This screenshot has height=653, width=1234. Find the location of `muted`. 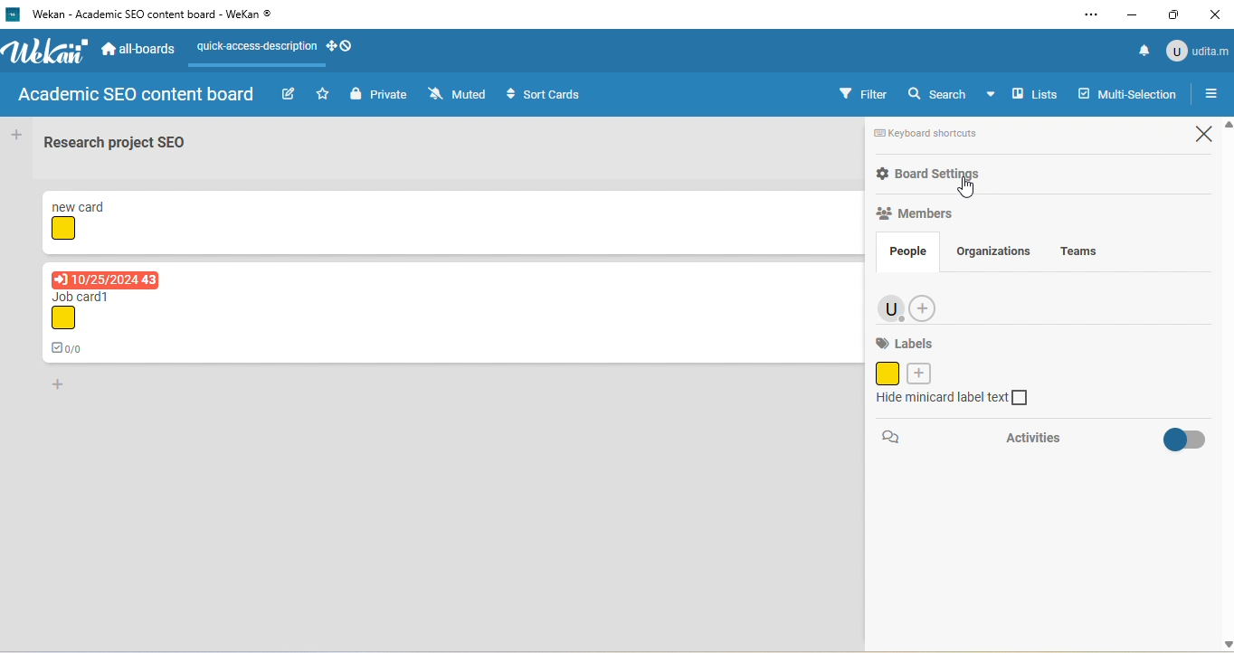

muted is located at coordinates (457, 93).